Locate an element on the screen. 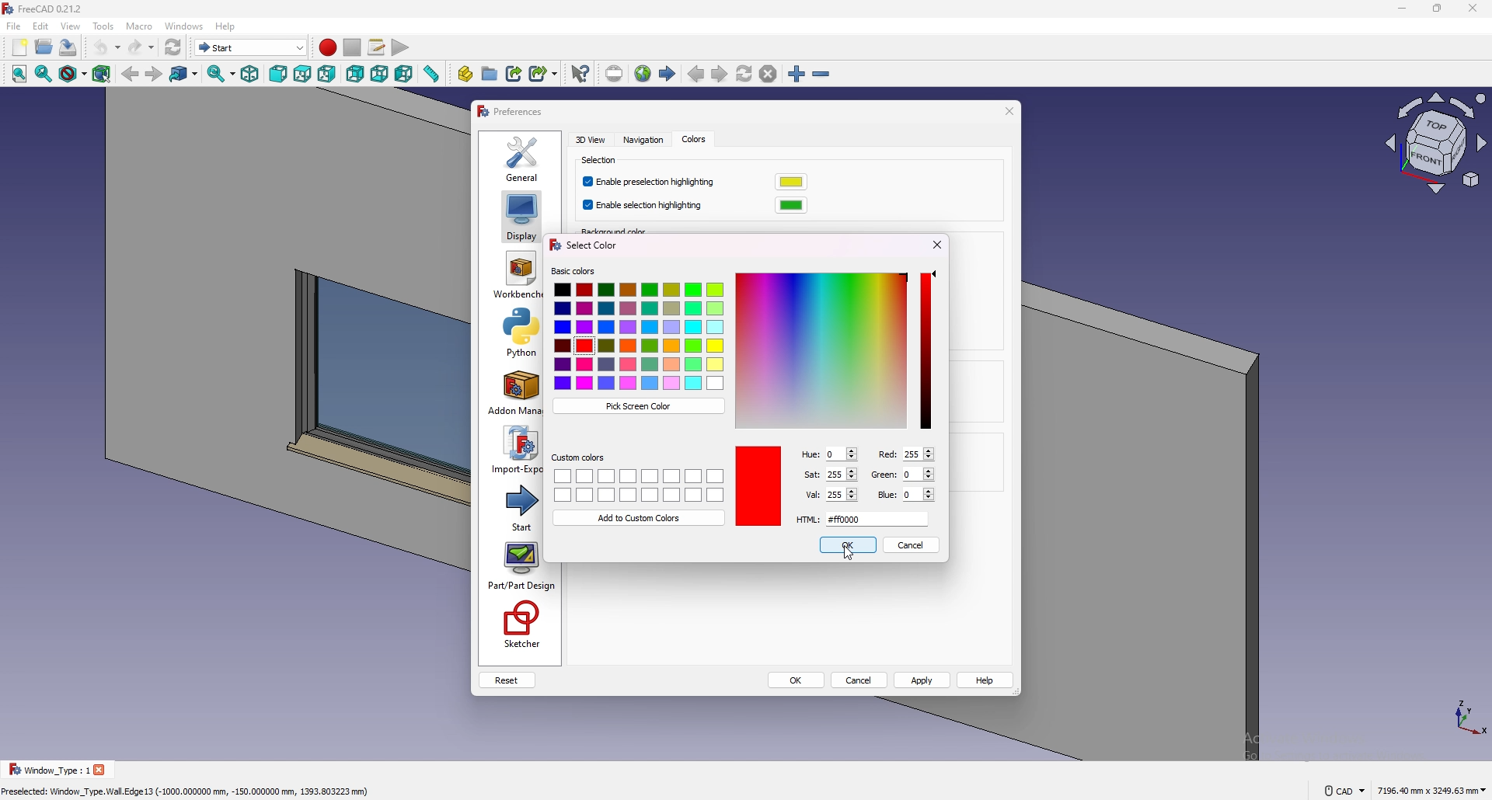 Image resolution: width=1492 pixels, height=800 pixels. help is located at coordinates (225, 26).